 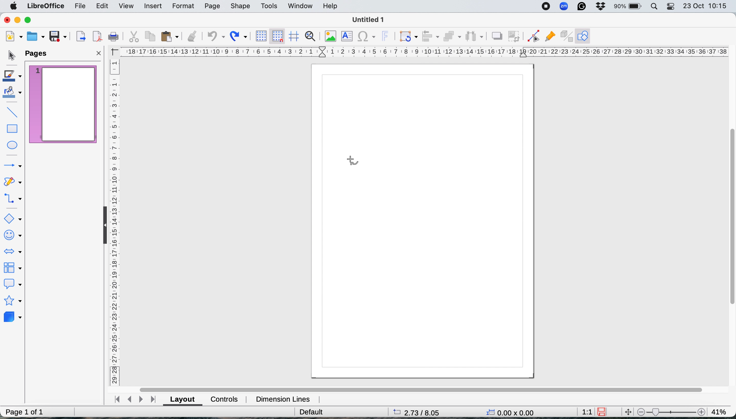 What do you see at coordinates (351, 160) in the screenshot?
I see `mouse down` at bounding box center [351, 160].